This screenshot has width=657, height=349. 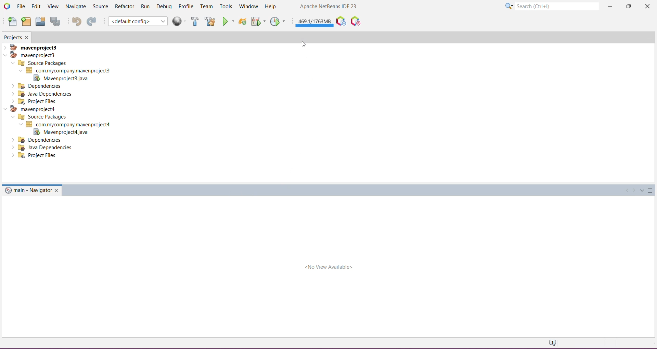 What do you see at coordinates (26, 22) in the screenshot?
I see `New Project` at bounding box center [26, 22].